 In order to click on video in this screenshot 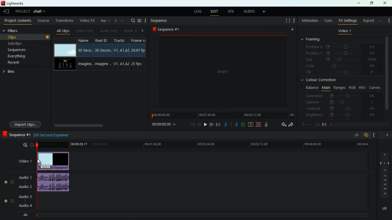, I will do `click(65, 50)`.